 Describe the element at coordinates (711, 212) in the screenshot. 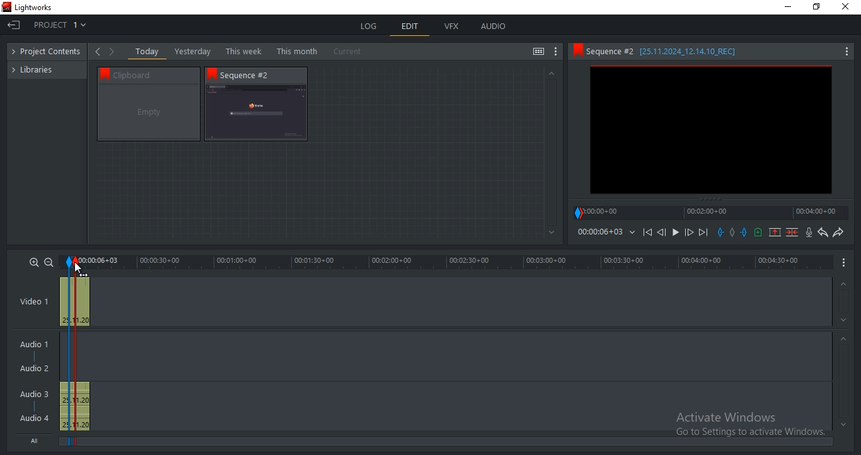

I see `timeline` at that location.